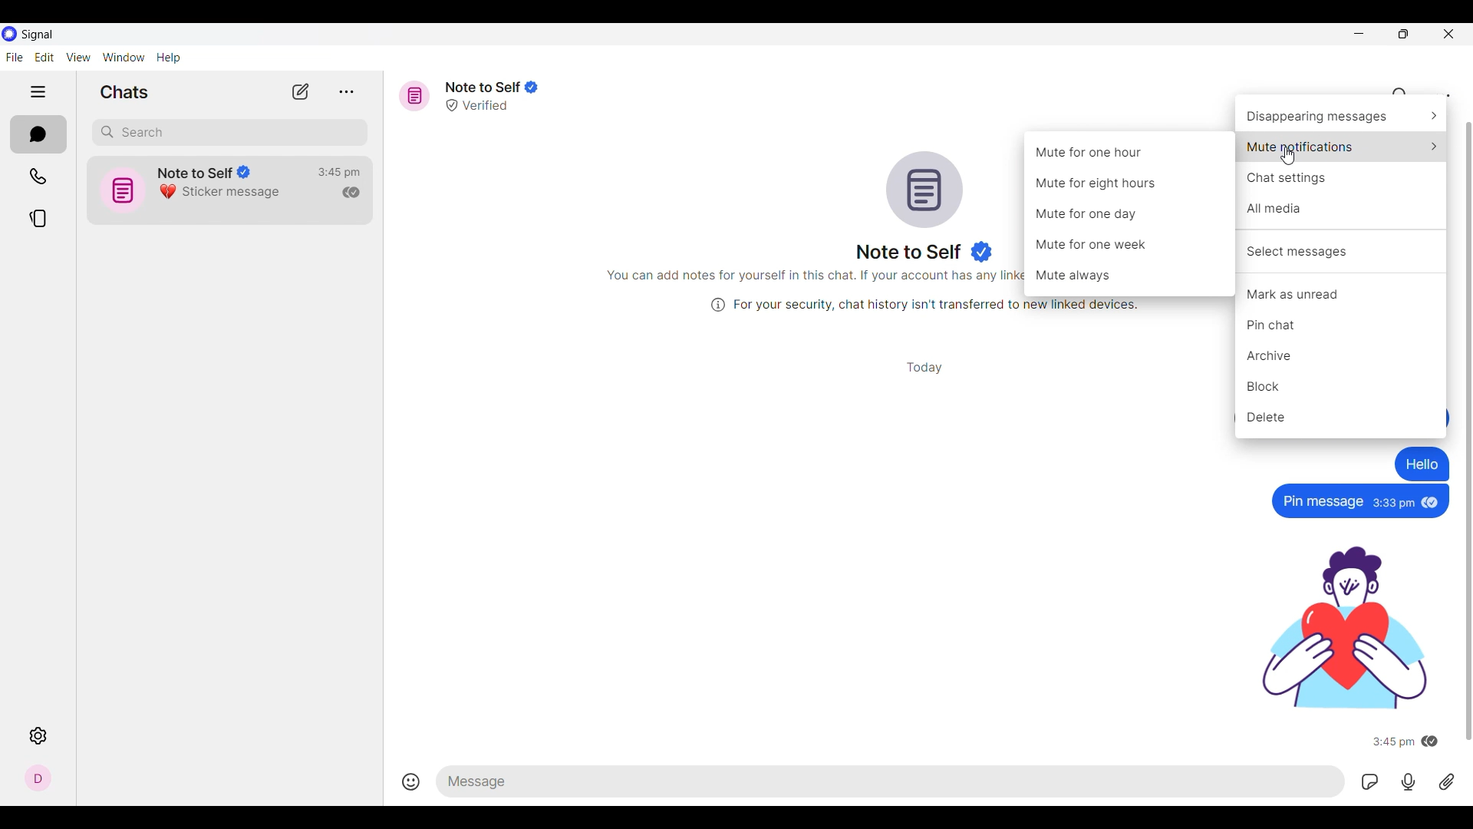 This screenshot has height=829, width=1473. What do you see at coordinates (982, 252) in the screenshot?
I see `Indicates verified user` at bounding box center [982, 252].